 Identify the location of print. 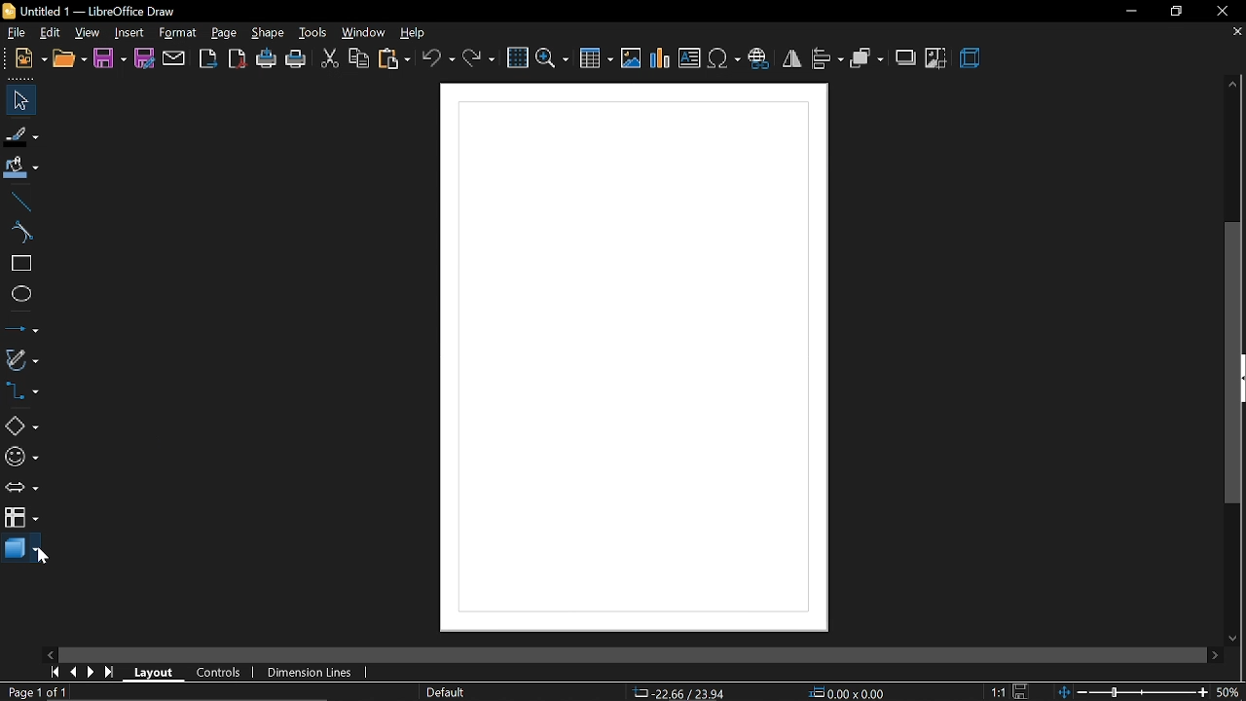
(297, 59).